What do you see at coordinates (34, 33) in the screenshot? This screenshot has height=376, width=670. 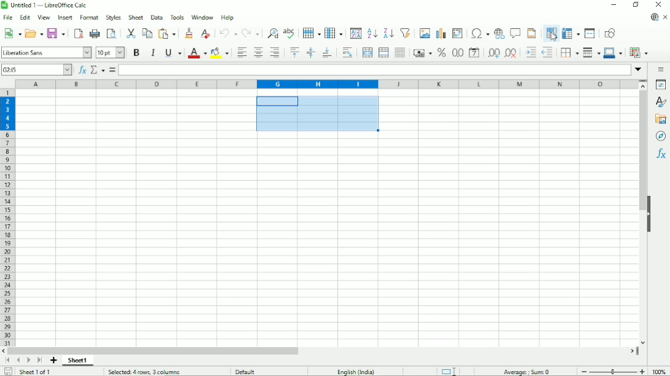 I see `Open` at bounding box center [34, 33].